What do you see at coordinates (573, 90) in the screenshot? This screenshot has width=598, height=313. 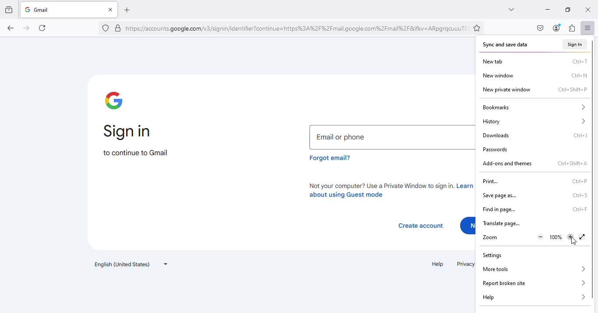 I see `shortcut for new private window` at bounding box center [573, 90].